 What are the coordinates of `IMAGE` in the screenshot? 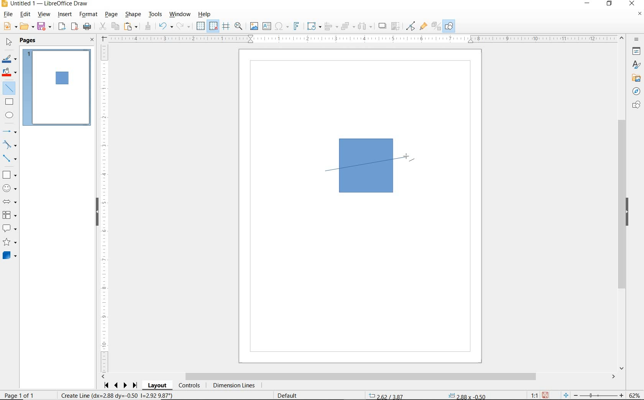 It's located at (254, 26).